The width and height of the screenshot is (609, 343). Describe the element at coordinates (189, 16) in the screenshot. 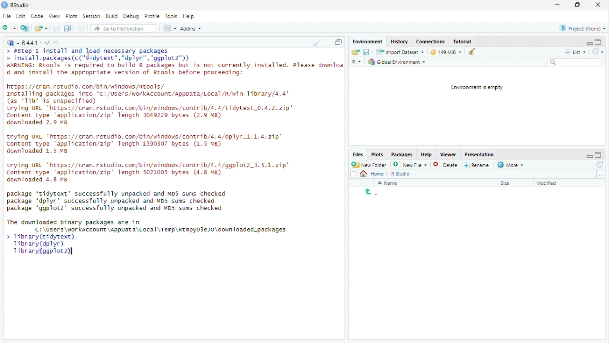

I see `Help` at that location.